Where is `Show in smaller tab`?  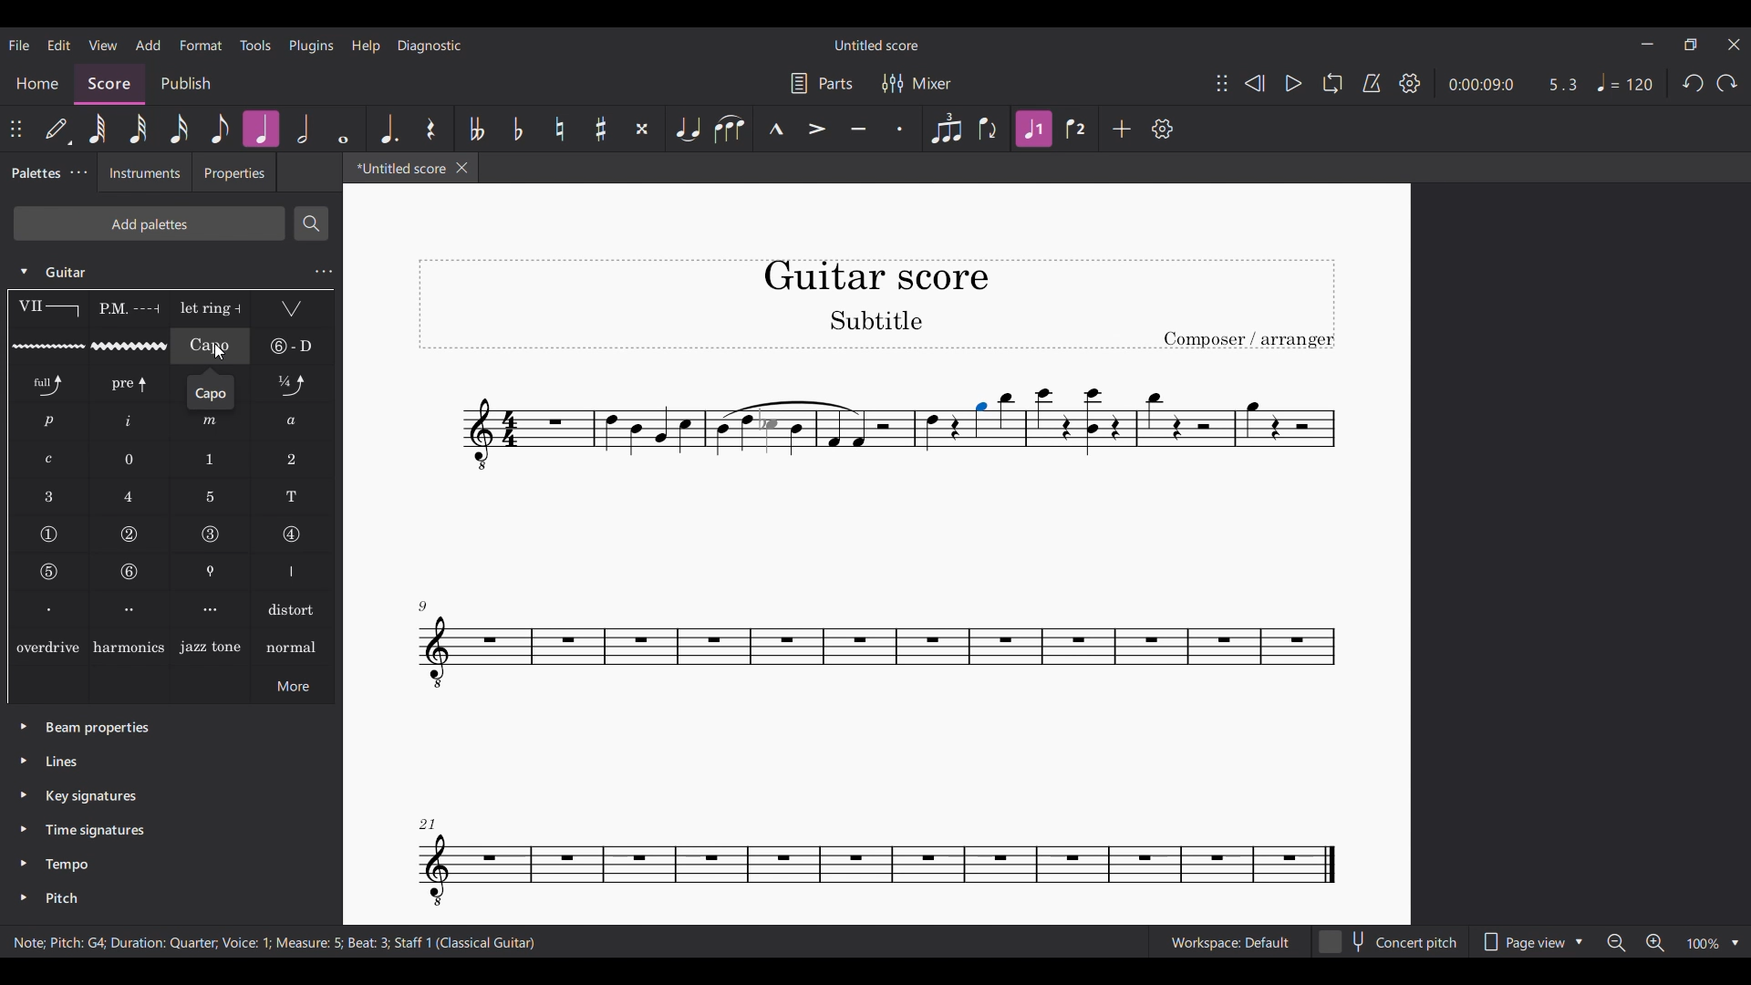 Show in smaller tab is located at coordinates (1691, 45).